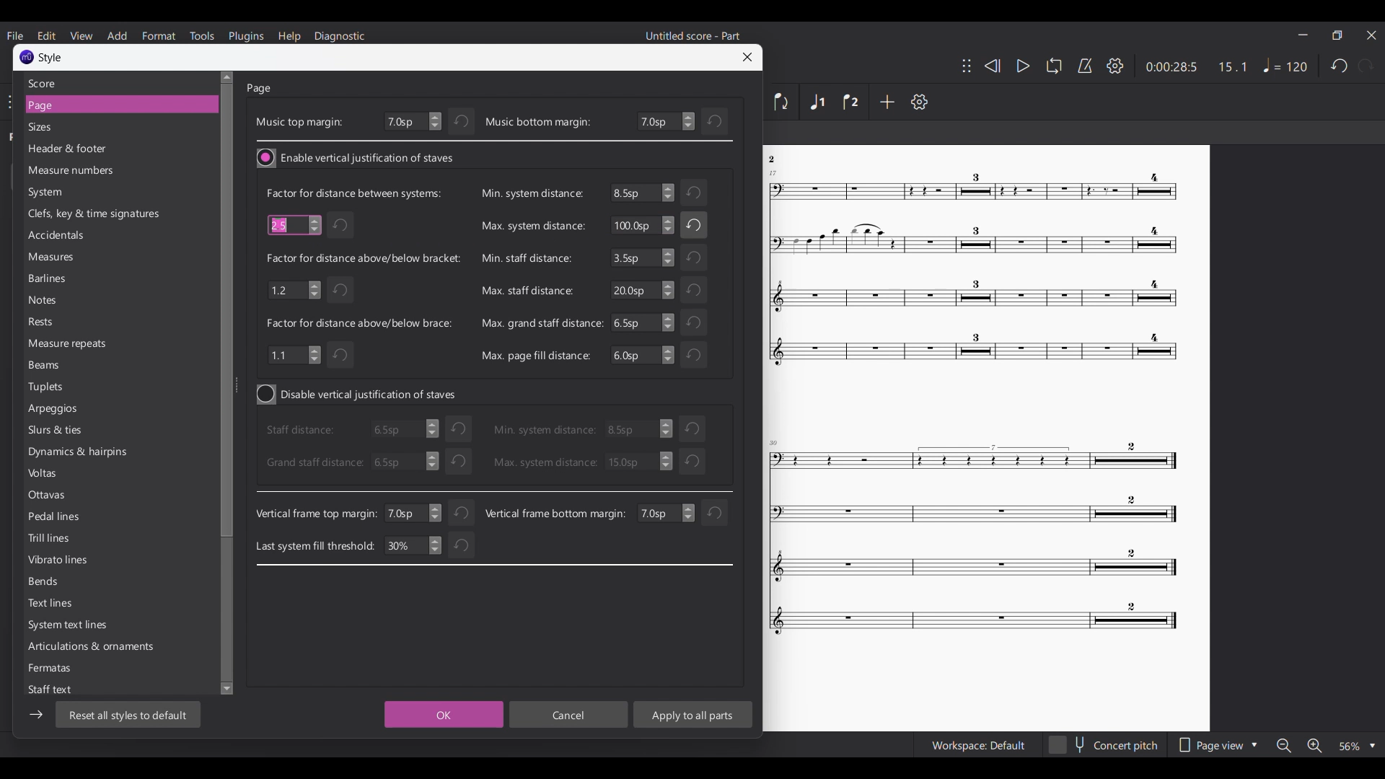  Describe the element at coordinates (304, 431) in the screenshot. I see `staff distance` at that location.